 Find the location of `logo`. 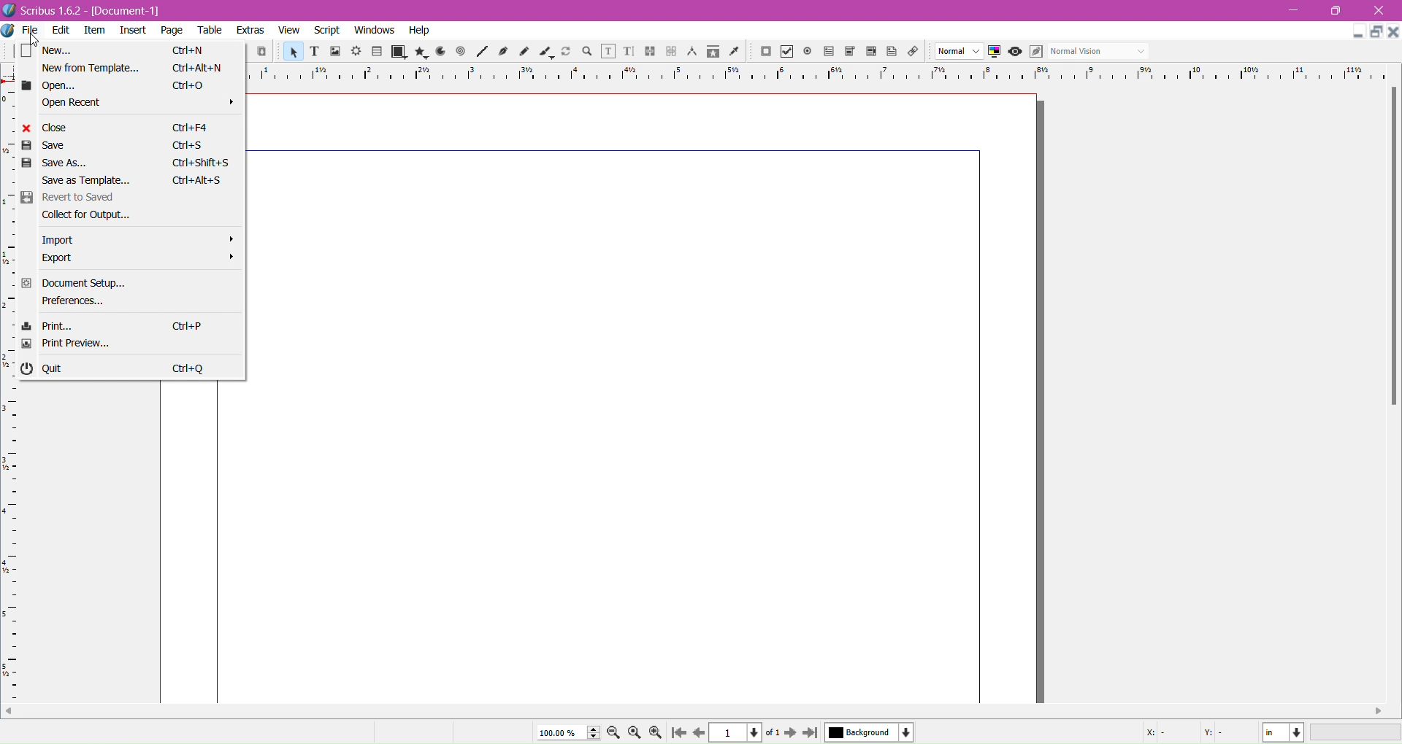

logo is located at coordinates (9, 9).